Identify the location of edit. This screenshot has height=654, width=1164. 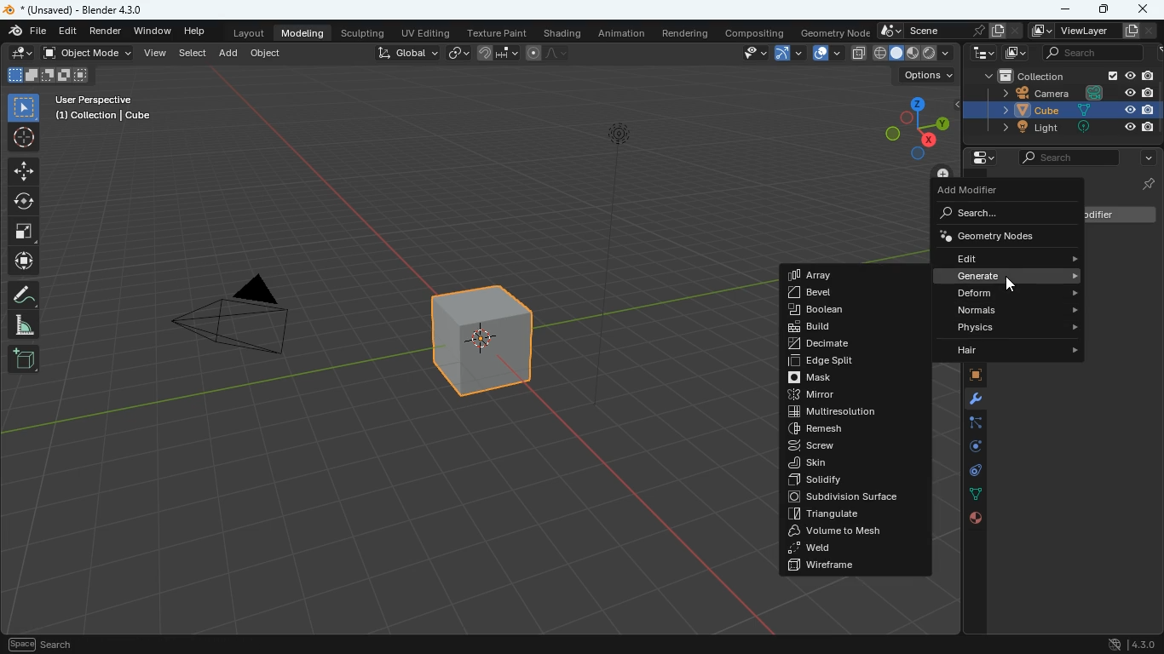
(70, 32).